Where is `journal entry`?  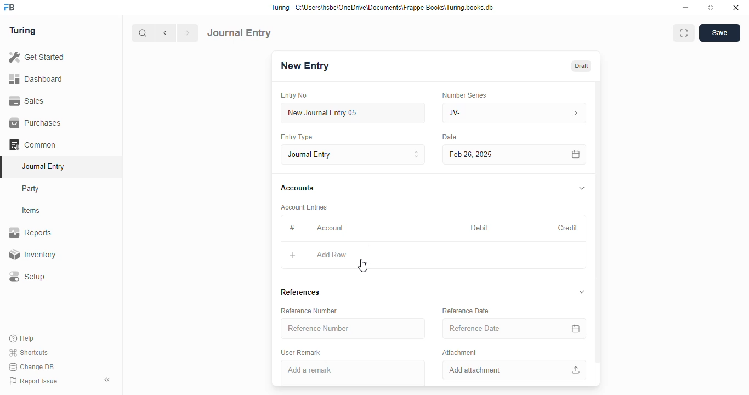 journal entry is located at coordinates (43, 166).